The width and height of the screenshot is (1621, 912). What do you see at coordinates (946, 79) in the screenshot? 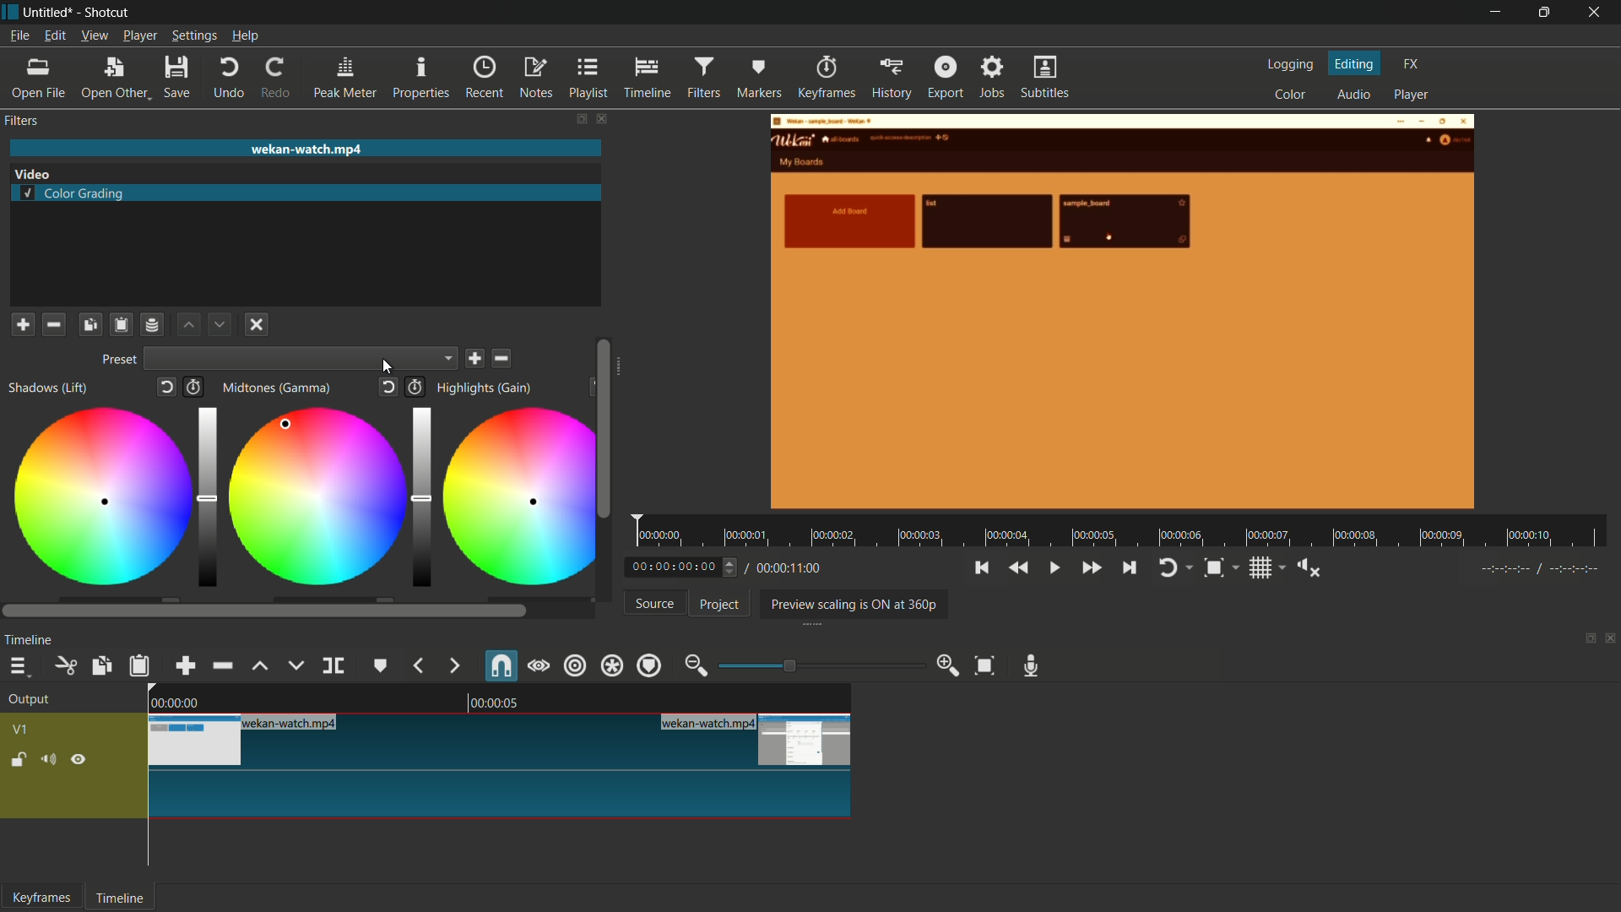
I see `export` at bounding box center [946, 79].